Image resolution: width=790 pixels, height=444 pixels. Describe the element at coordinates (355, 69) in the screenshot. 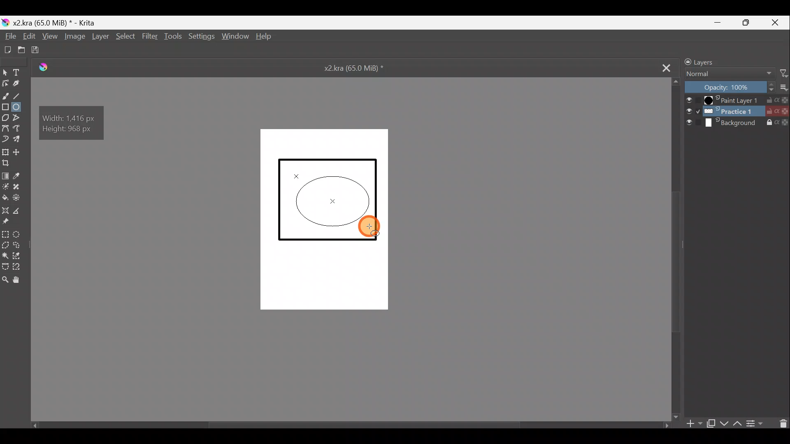

I see `x2.kra (65.0 MiB) *` at that location.